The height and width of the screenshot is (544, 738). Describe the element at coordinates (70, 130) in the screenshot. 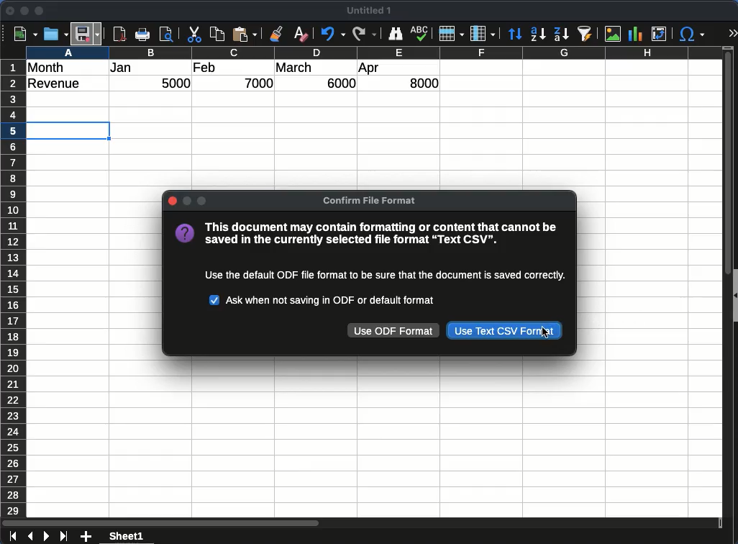

I see `selection` at that location.